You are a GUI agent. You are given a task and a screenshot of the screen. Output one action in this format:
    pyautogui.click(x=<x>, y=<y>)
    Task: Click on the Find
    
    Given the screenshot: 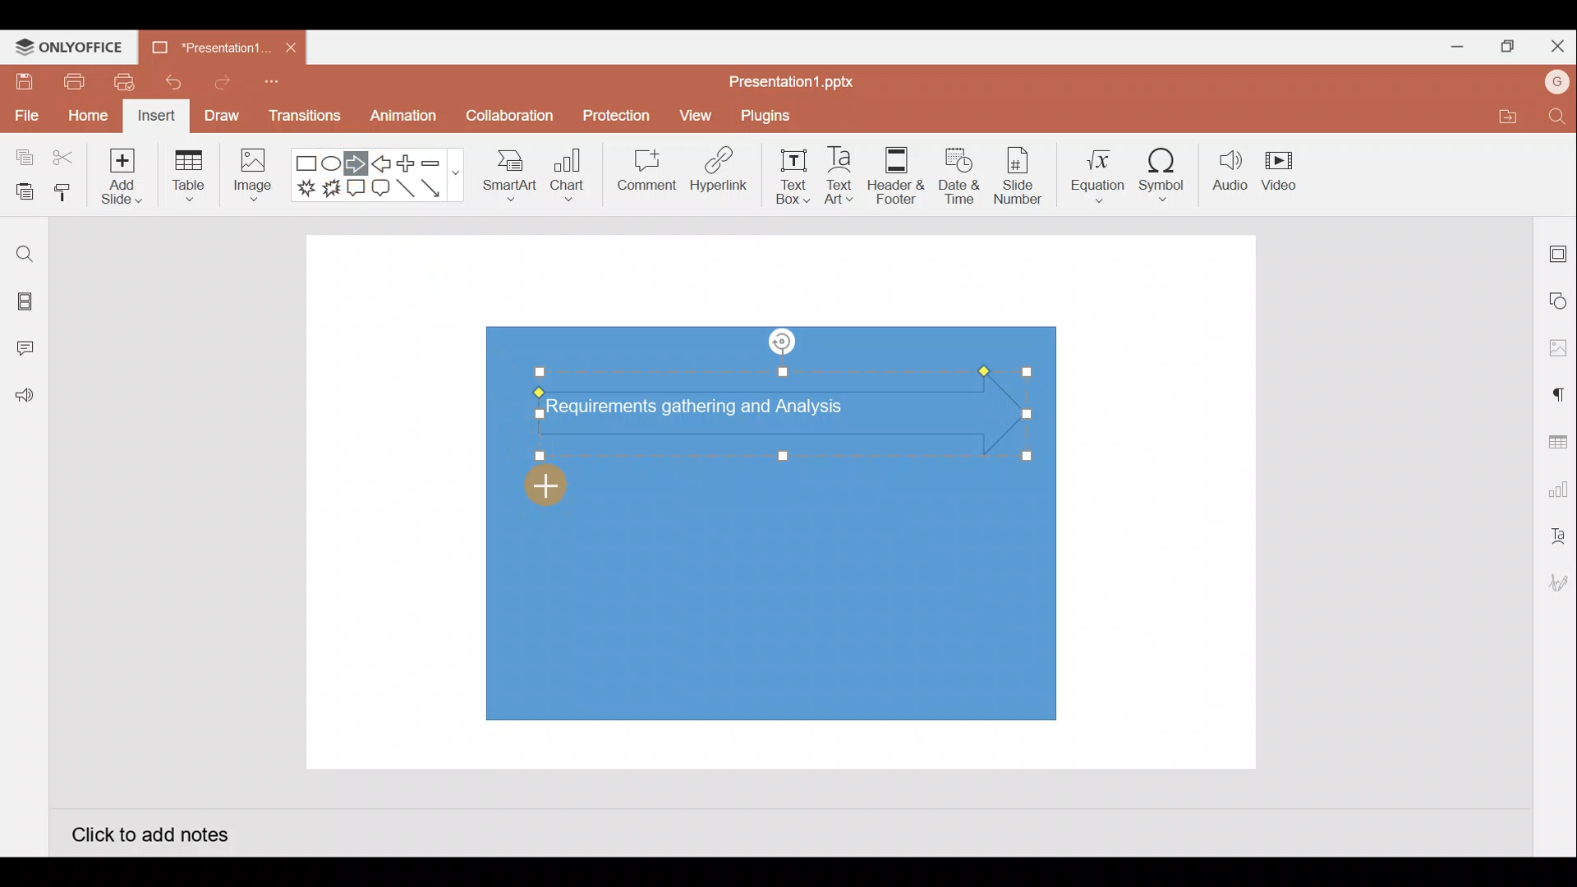 What is the action you would take?
    pyautogui.click(x=1559, y=116)
    